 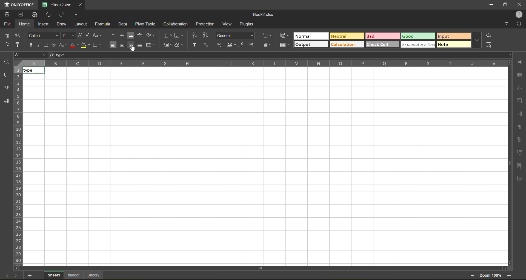 I want to click on merge and center, so click(x=151, y=45).